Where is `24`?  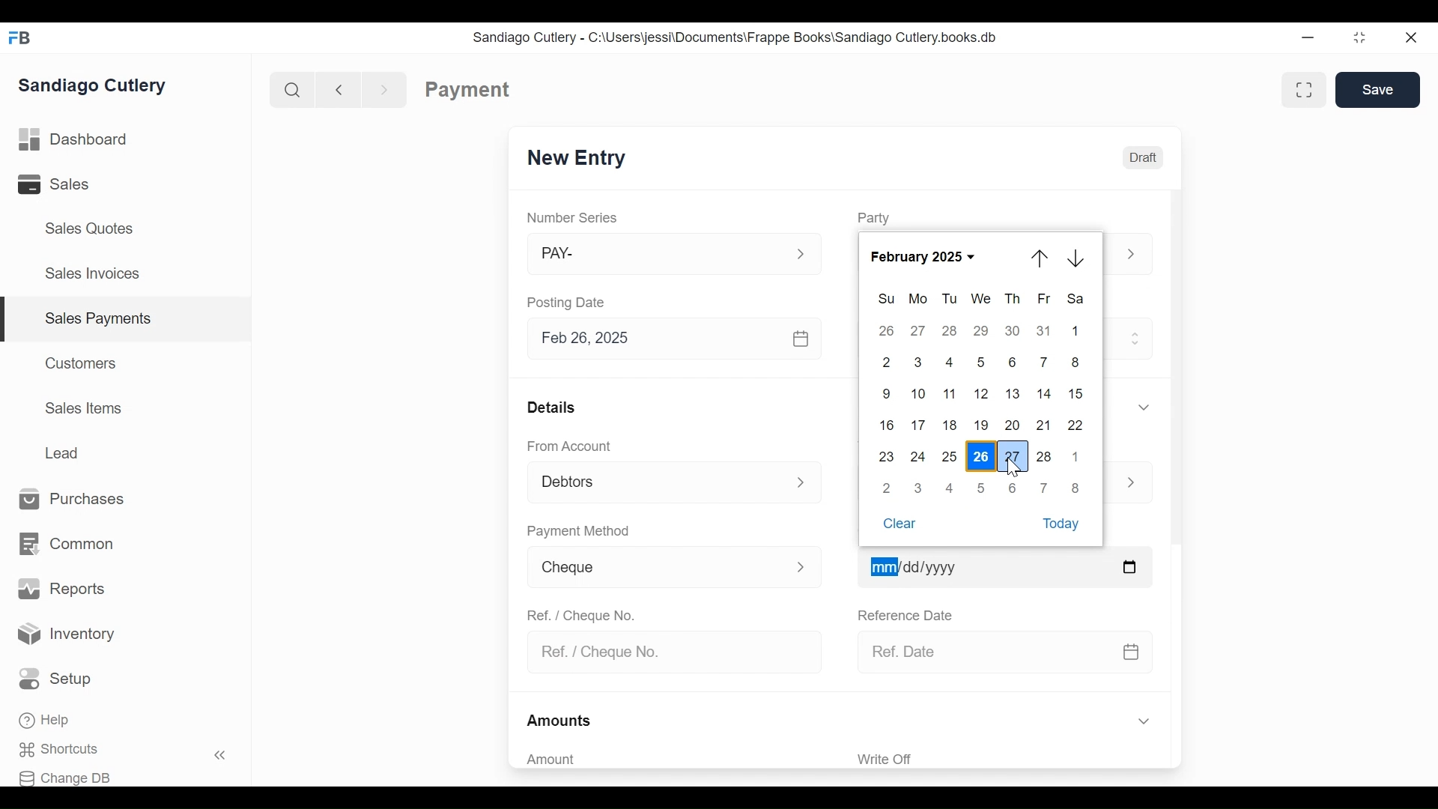 24 is located at coordinates (918, 455).